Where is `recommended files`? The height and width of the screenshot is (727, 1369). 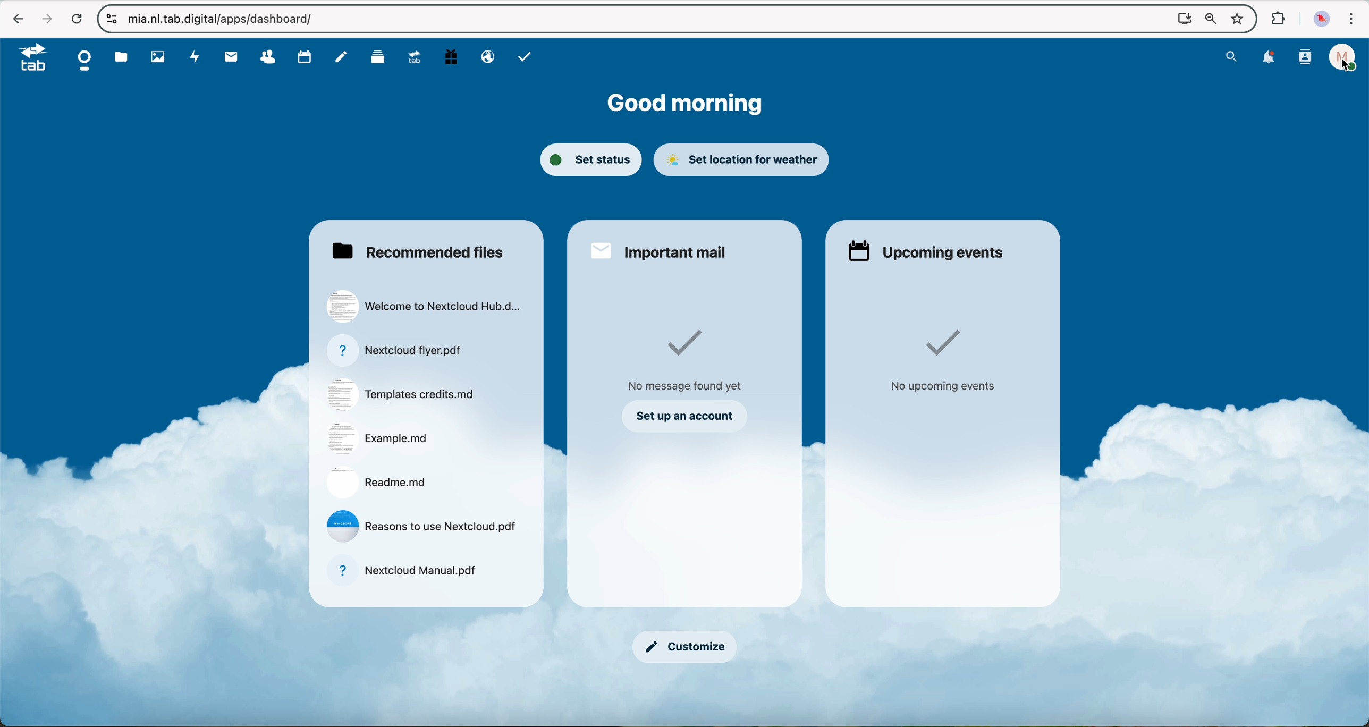
recommended files is located at coordinates (417, 252).